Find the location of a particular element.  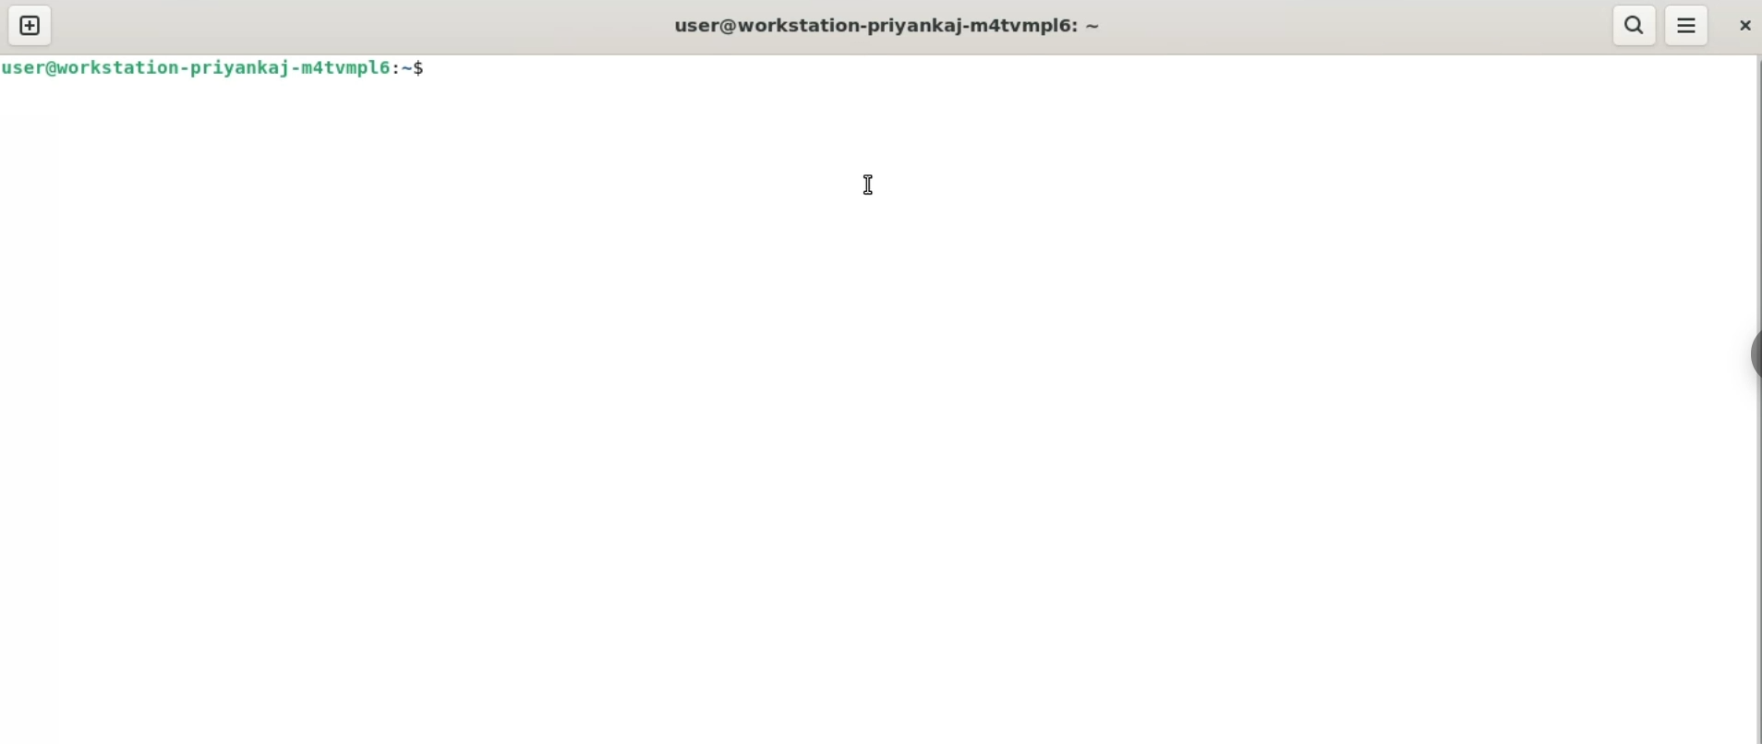

user@workstation-priyankaj-m4tvmpl6: ~$ is located at coordinates (214, 66).